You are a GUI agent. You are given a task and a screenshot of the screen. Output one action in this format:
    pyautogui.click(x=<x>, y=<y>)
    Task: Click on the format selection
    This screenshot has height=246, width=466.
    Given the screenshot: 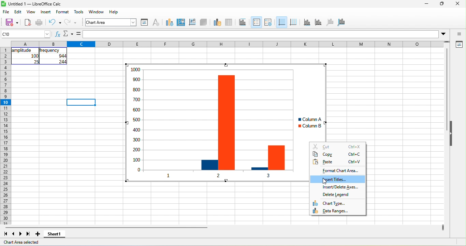 What is the action you would take?
    pyautogui.click(x=145, y=22)
    